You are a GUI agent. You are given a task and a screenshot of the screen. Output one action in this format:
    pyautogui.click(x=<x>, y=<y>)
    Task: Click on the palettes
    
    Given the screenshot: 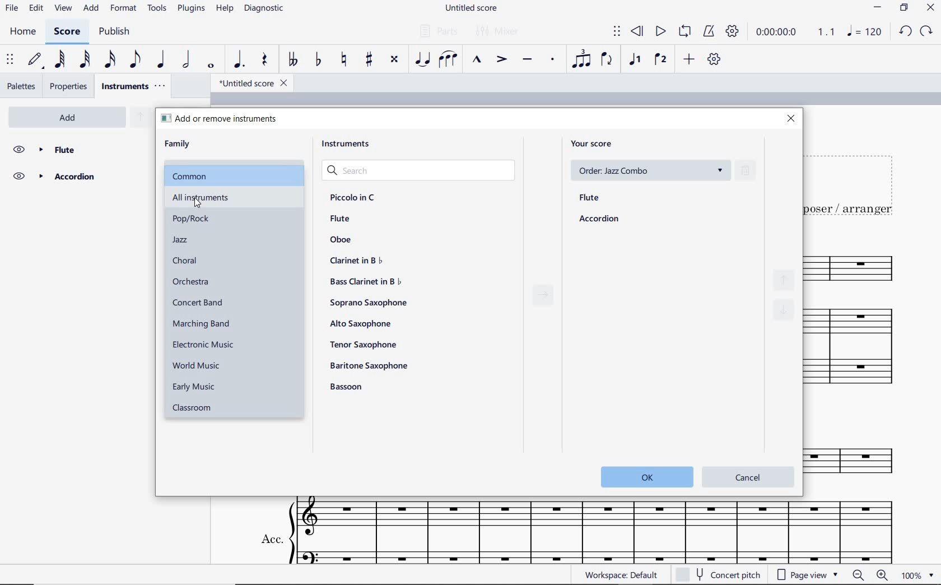 What is the action you would take?
    pyautogui.click(x=21, y=86)
    